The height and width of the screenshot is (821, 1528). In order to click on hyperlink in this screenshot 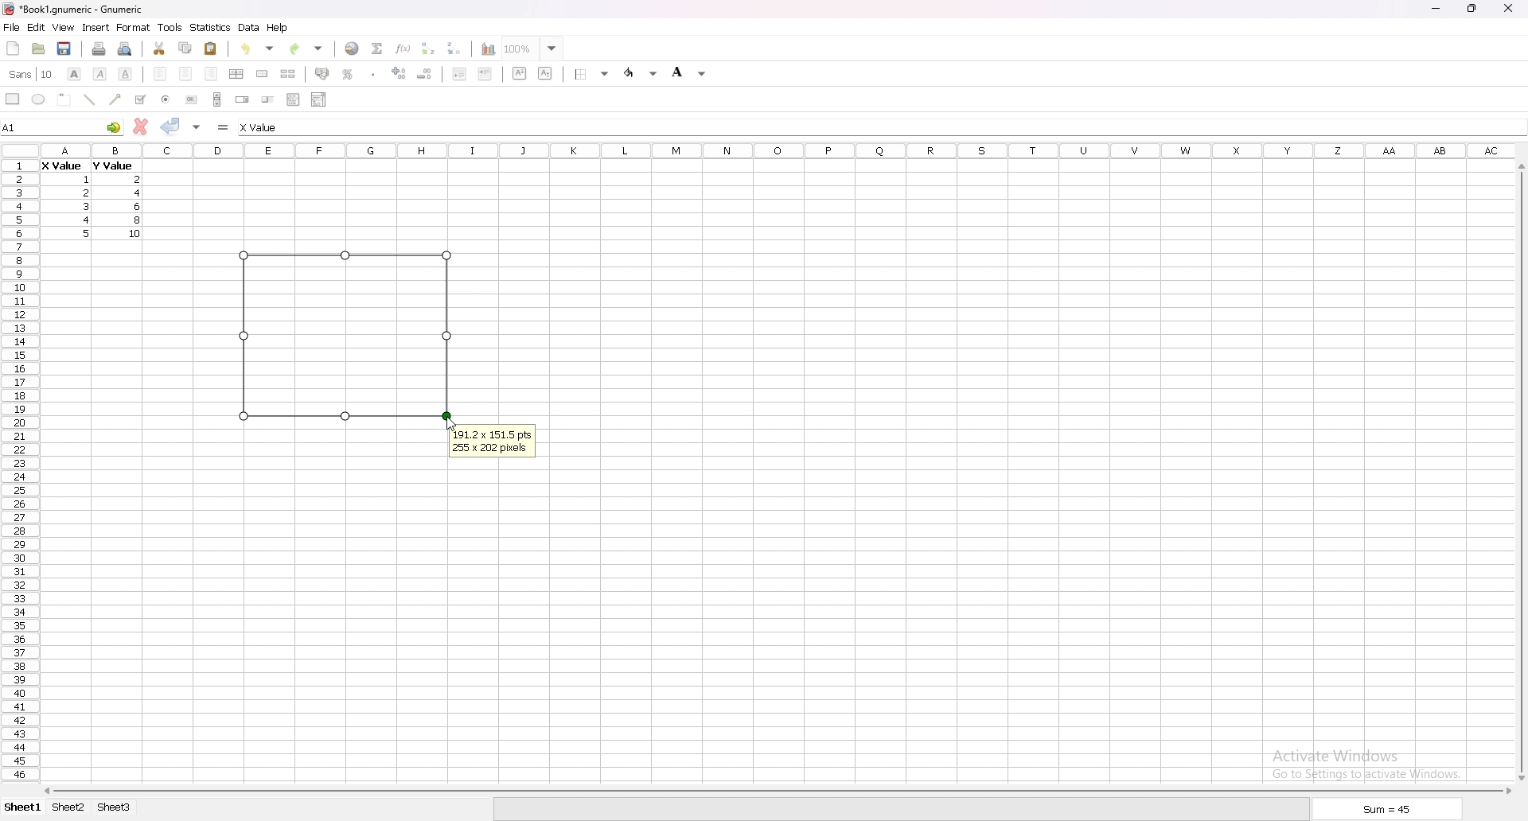, I will do `click(352, 49)`.